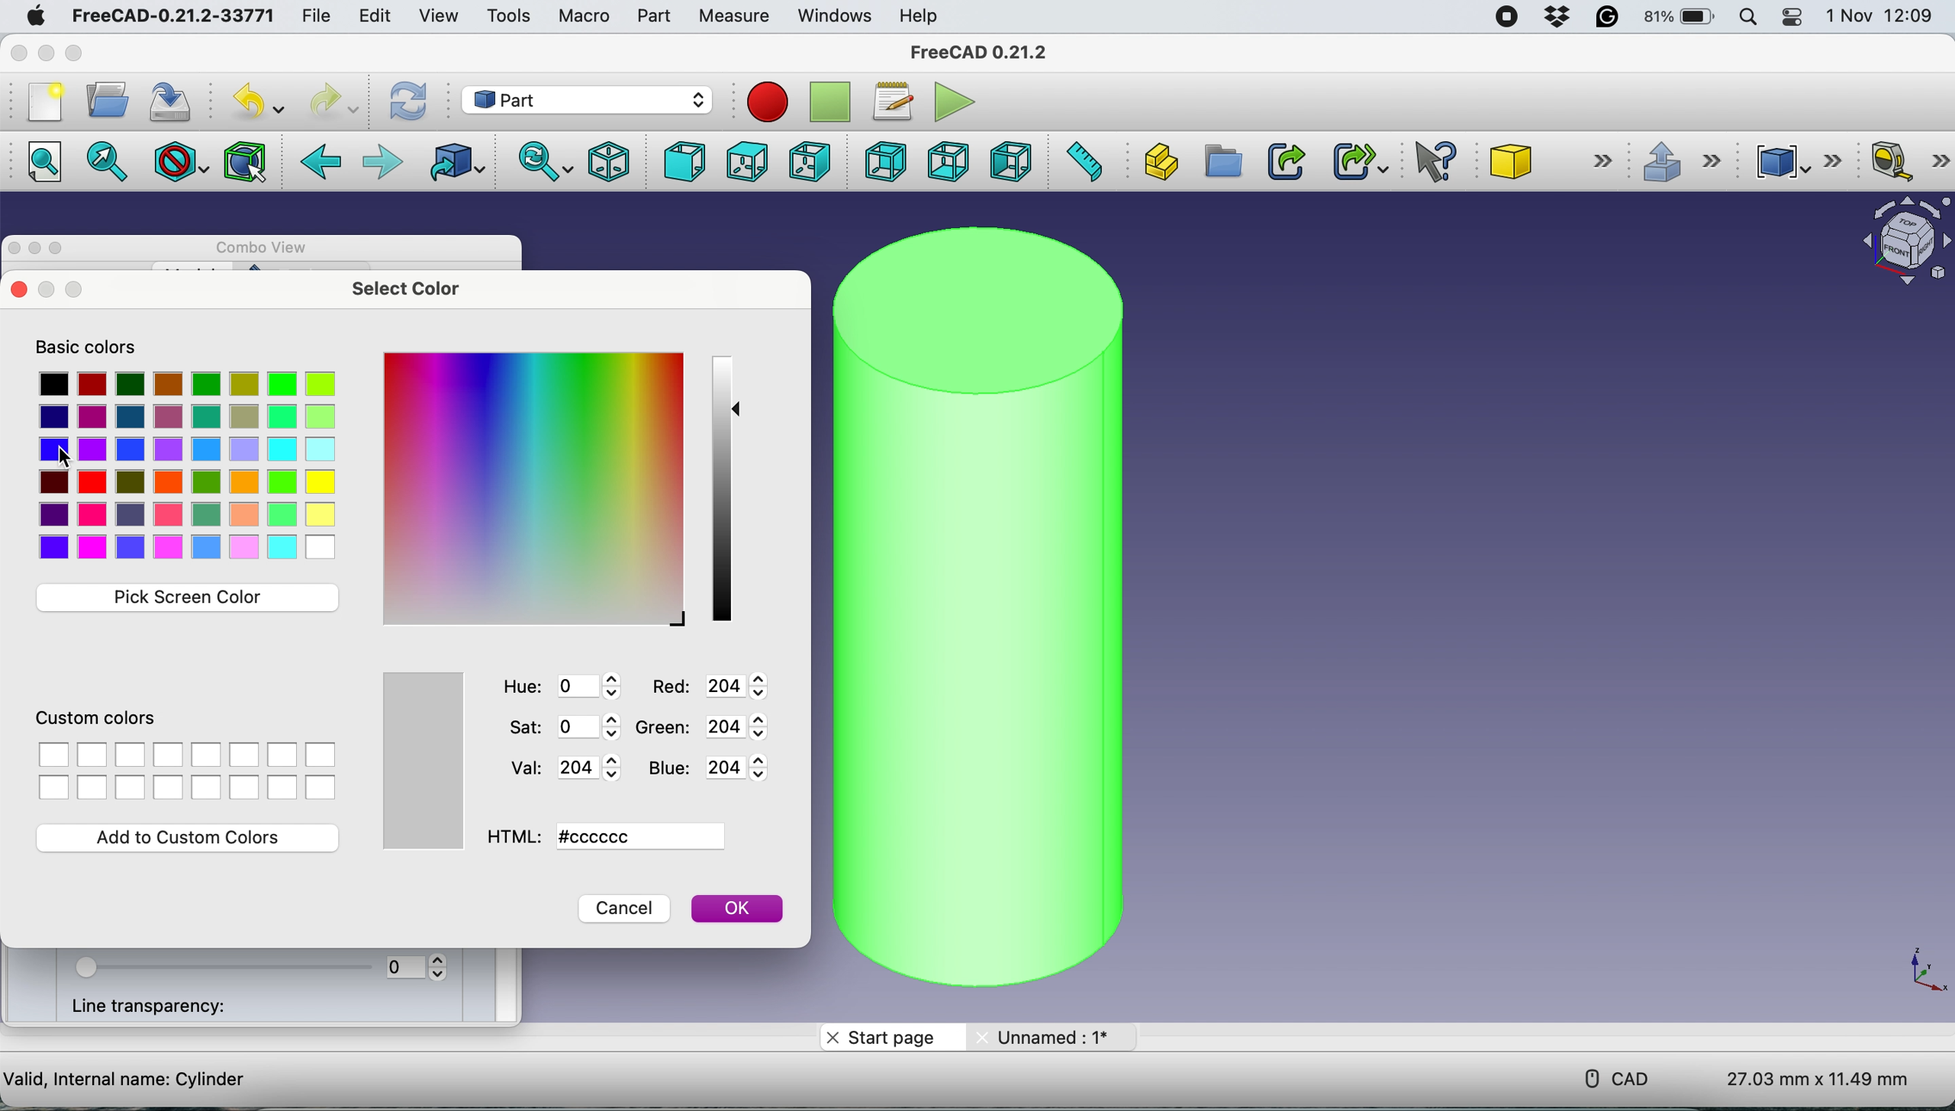  I want to click on redo, so click(339, 101).